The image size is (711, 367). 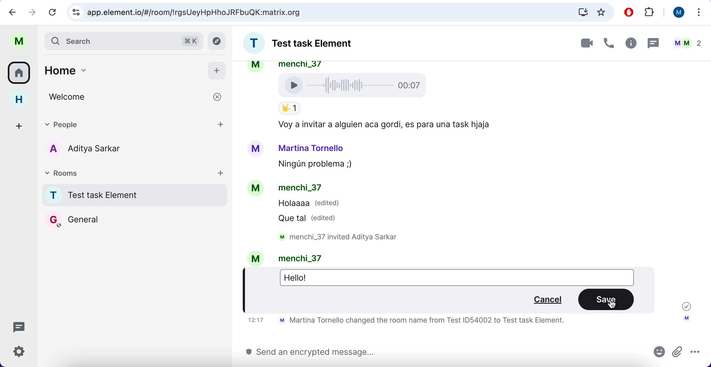 I want to click on user, so click(x=678, y=13).